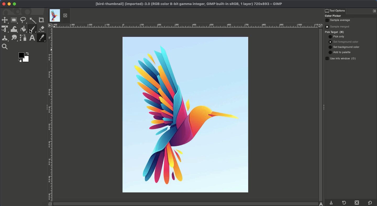  I want to click on Color, so click(25, 57).